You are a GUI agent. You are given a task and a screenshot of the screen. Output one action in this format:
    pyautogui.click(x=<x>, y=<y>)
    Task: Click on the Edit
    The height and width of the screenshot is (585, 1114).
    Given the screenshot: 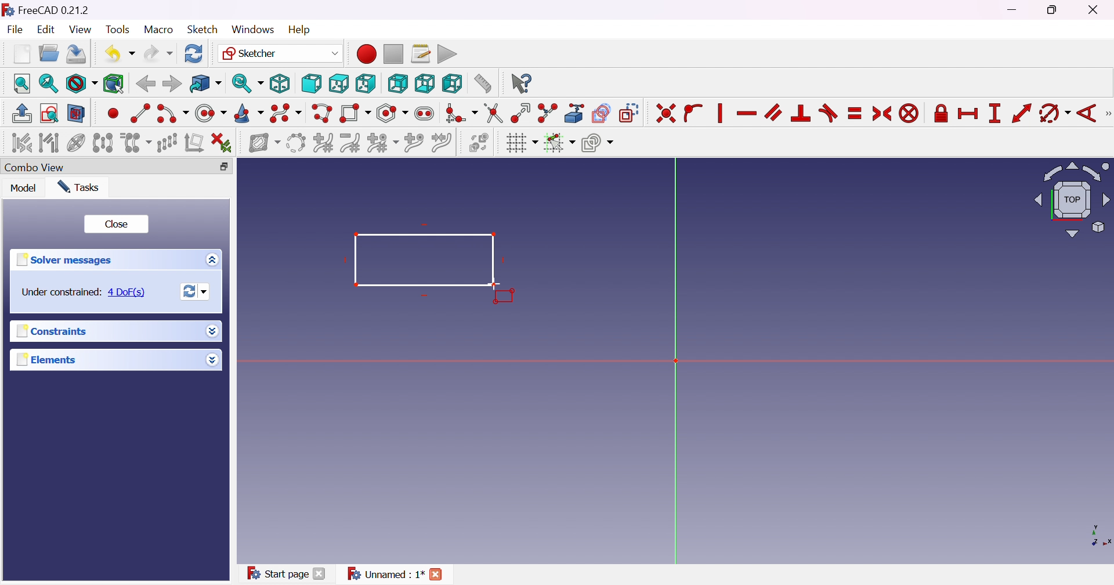 What is the action you would take?
    pyautogui.click(x=47, y=30)
    